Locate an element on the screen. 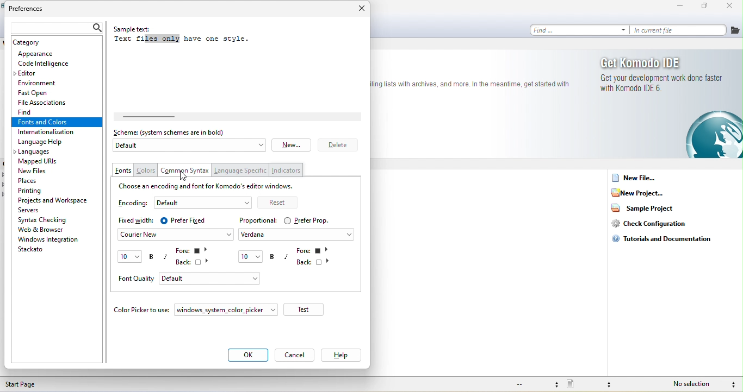 Image resolution: width=743 pixels, height=392 pixels. appearance is located at coordinates (47, 53).